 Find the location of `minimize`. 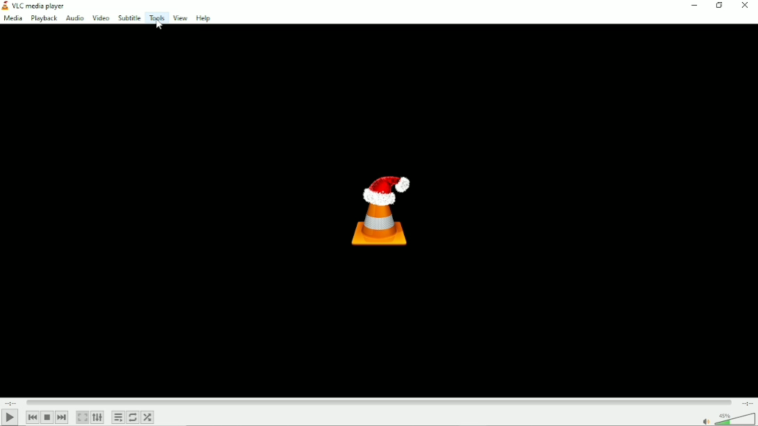

minimize is located at coordinates (692, 7).